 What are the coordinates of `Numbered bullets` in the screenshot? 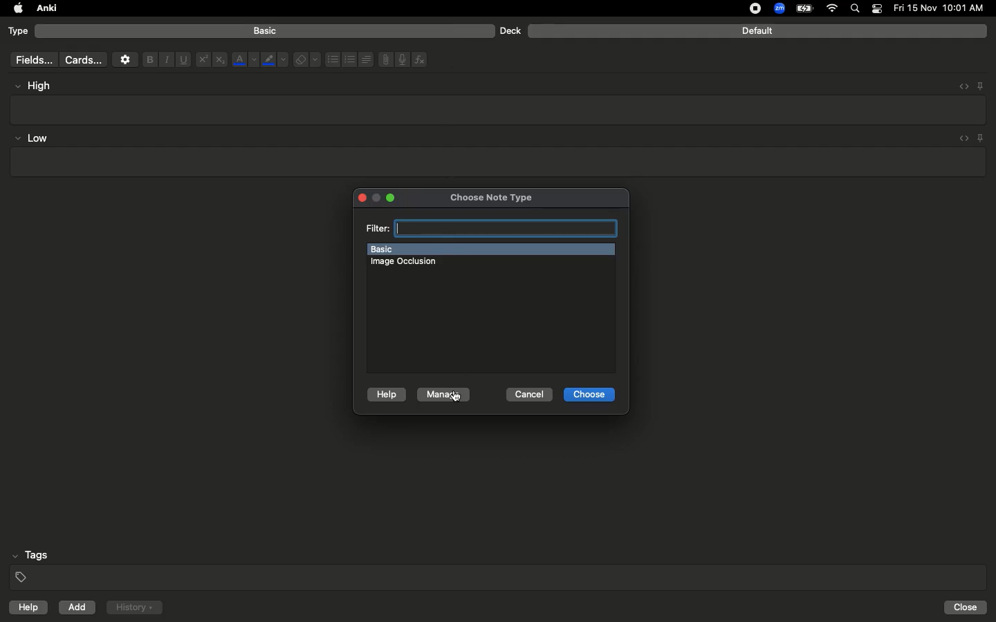 It's located at (350, 59).